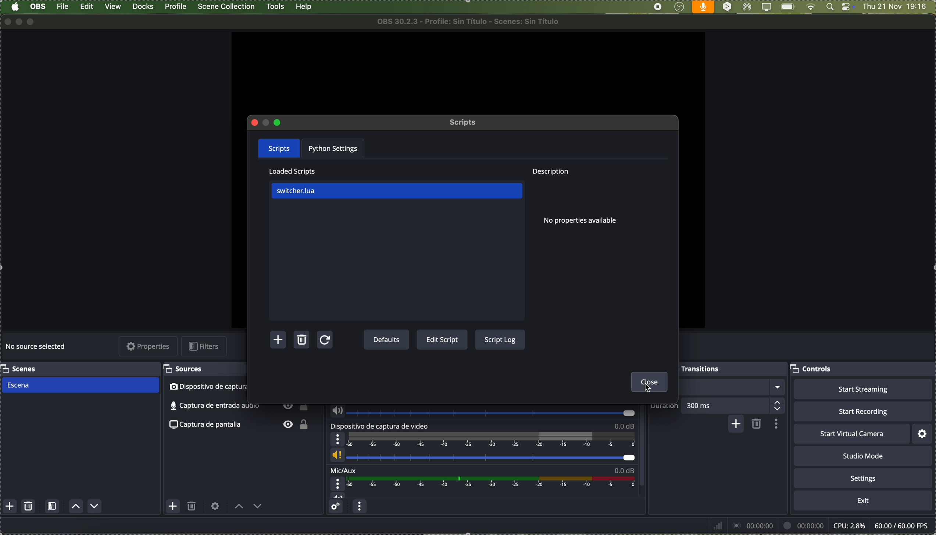  I want to click on audio input capture, so click(239, 406).